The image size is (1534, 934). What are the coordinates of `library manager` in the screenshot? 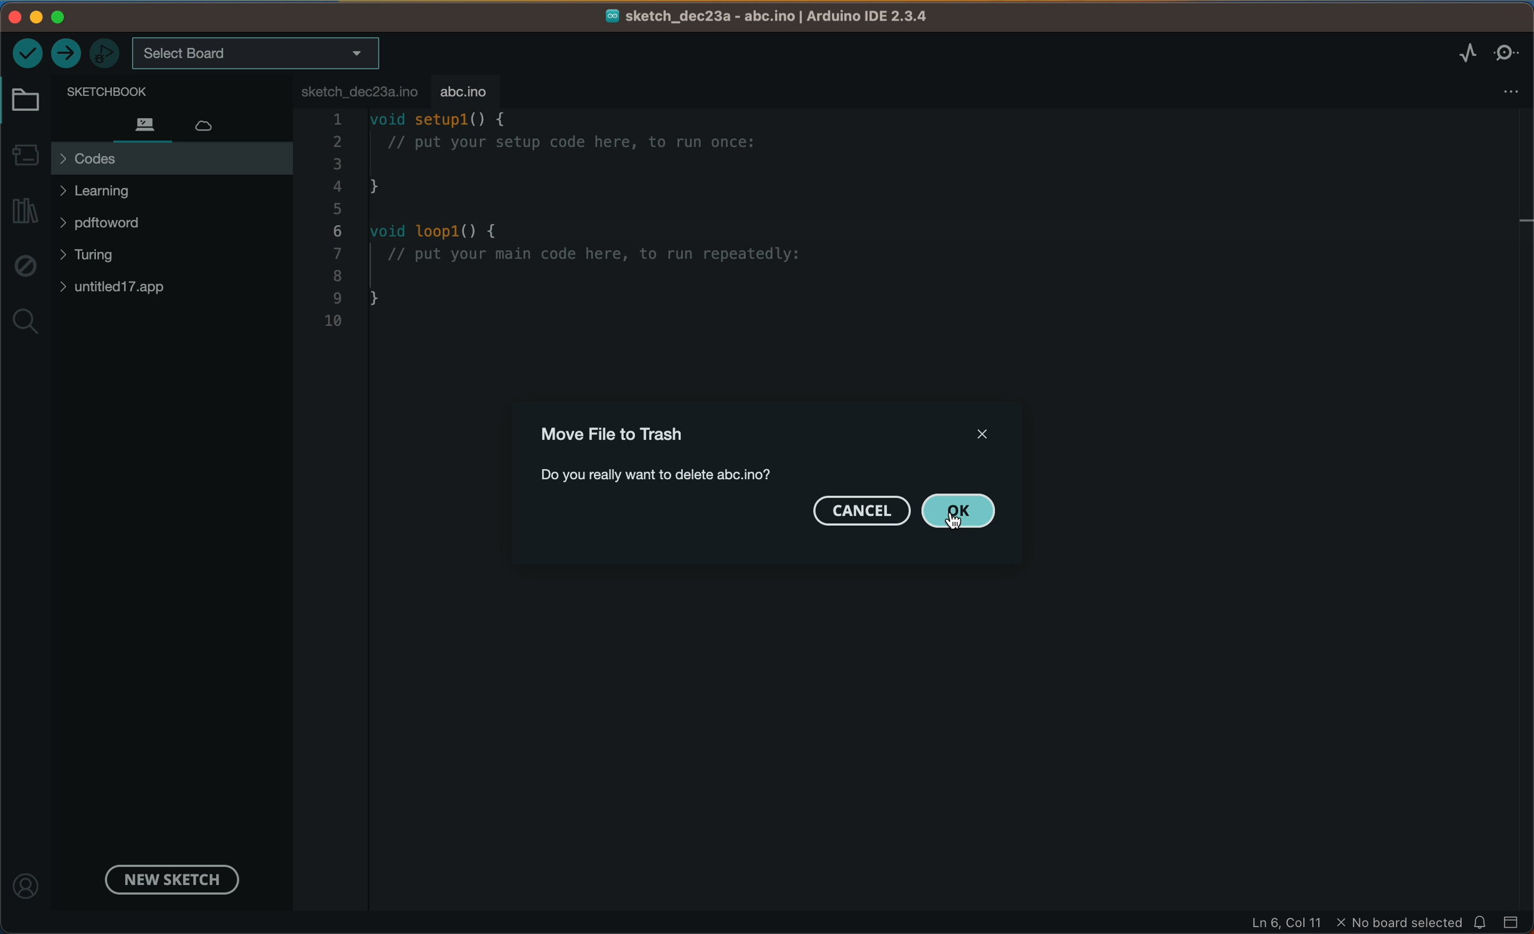 It's located at (24, 210).